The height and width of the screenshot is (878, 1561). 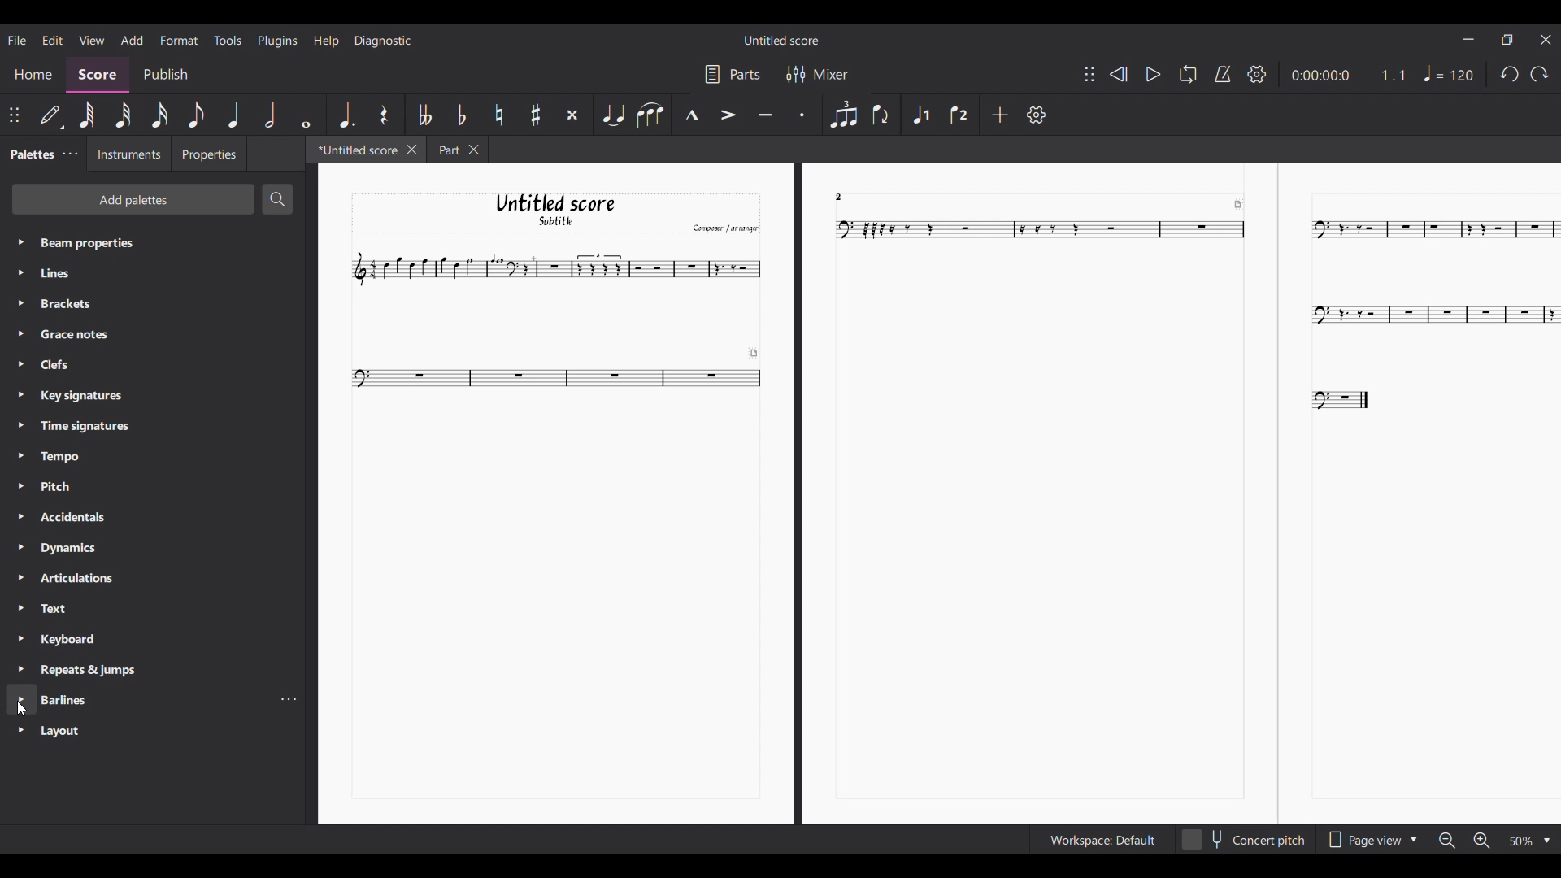 I want to click on Settings, so click(x=1037, y=115).